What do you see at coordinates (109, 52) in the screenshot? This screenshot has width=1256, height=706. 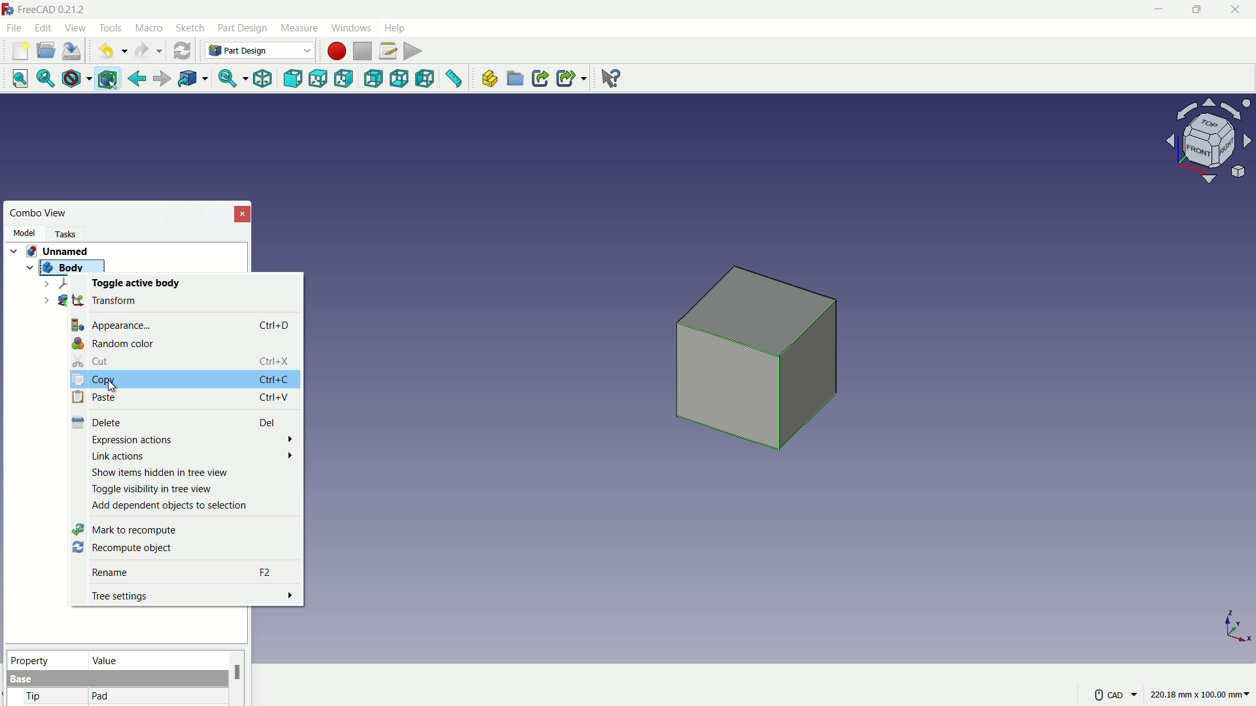 I see `undo` at bounding box center [109, 52].